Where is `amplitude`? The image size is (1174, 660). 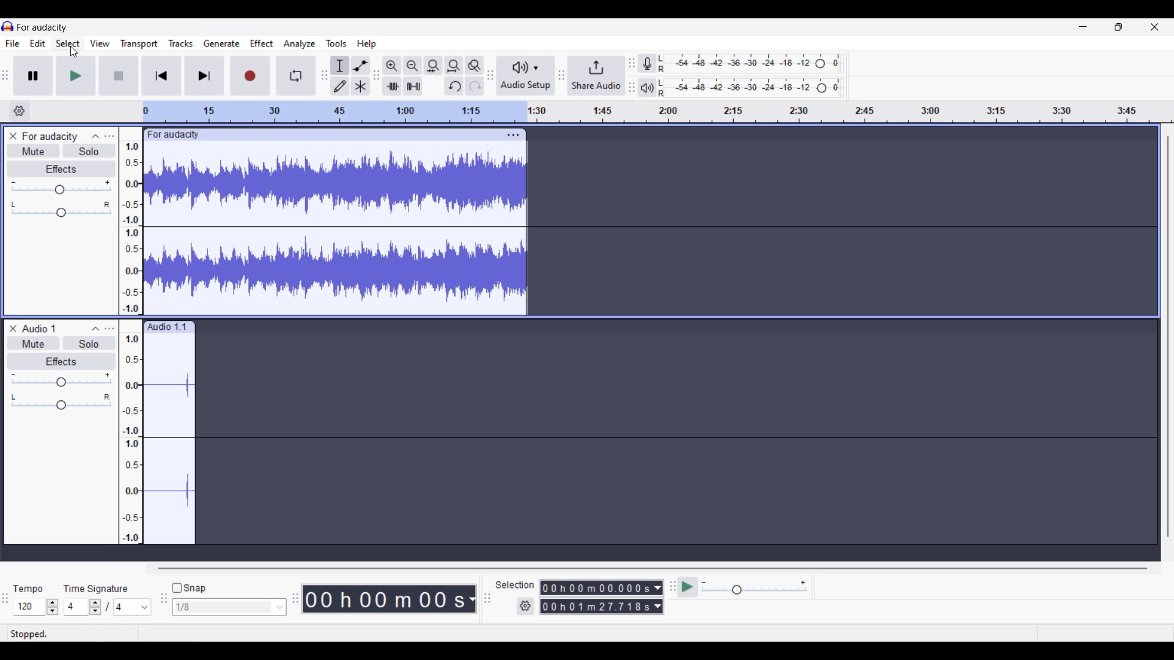
amplitude is located at coordinates (130, 221).